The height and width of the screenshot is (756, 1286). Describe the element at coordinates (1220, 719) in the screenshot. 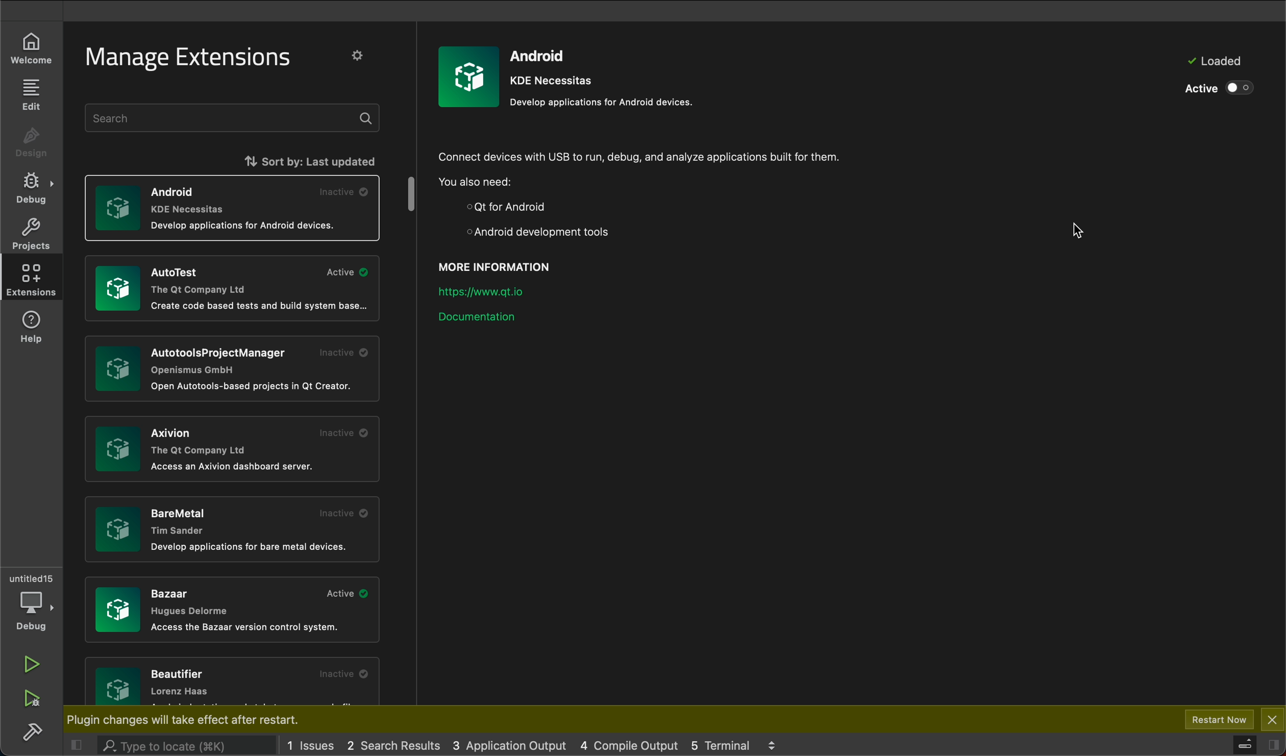

I see `restart` at that location.